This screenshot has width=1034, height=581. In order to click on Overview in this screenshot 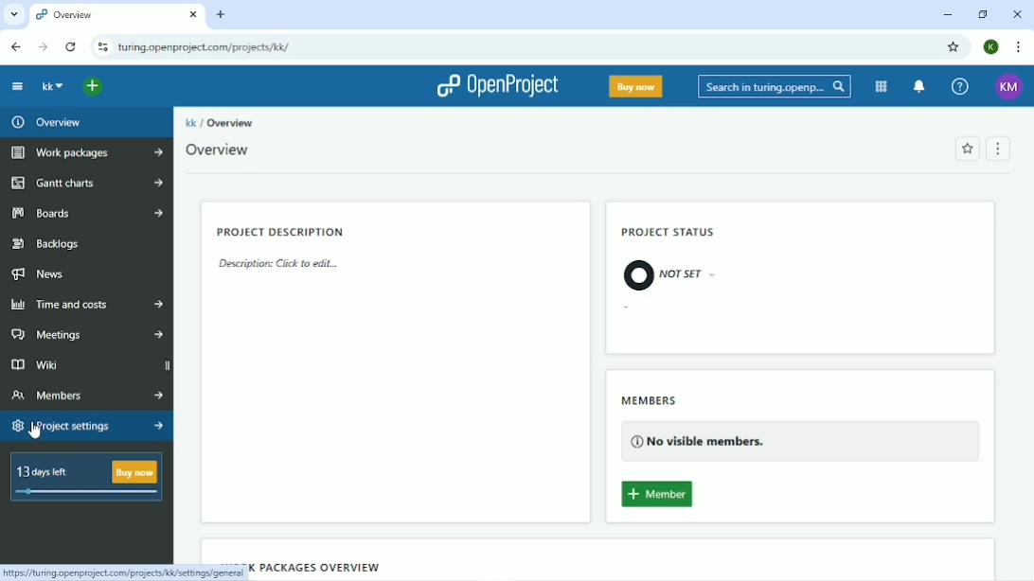, I will do `click(63, 15)`.